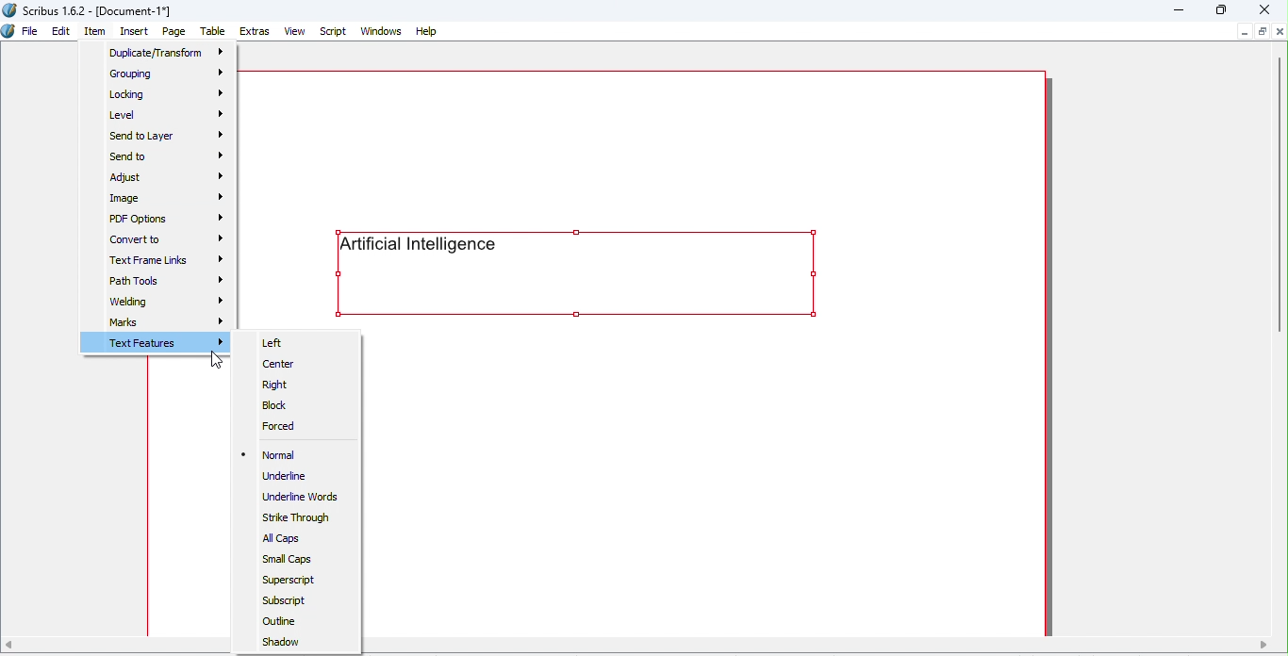 This screenshot has height=656, width=1288. Describe the element at coordinates (171, 302) in the screenshot. I see `Welding` at that location.